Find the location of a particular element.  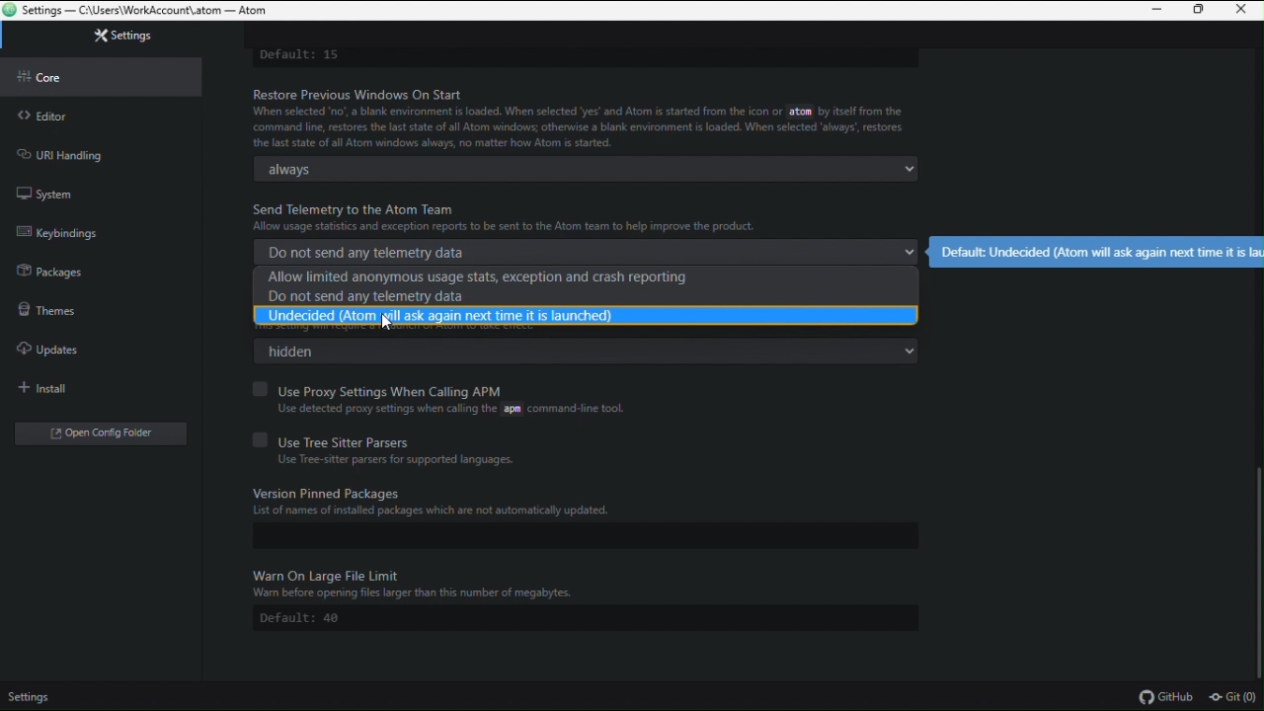

do not send any telemetry data is located at coordinates (590, 296).